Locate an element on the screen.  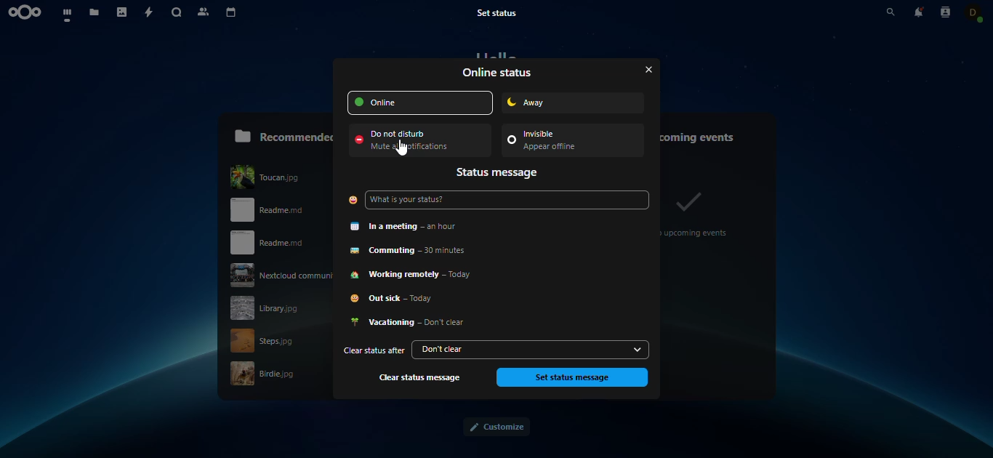
cursor is located at coordinates (400, 148).